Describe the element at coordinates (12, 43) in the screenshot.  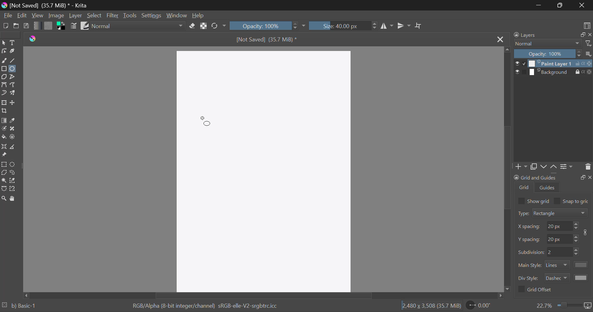
I see `Text` at that location.